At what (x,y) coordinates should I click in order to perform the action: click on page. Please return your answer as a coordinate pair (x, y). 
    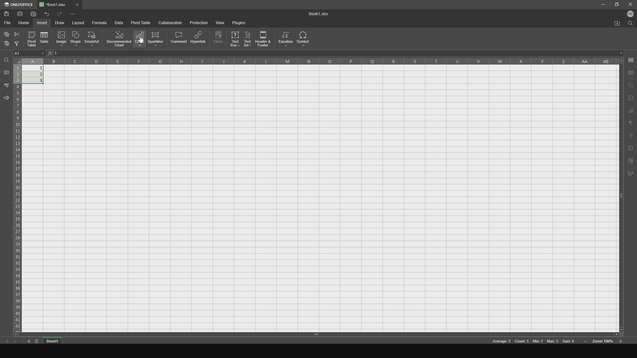
    Looking at the image, I should click on (631, 98).